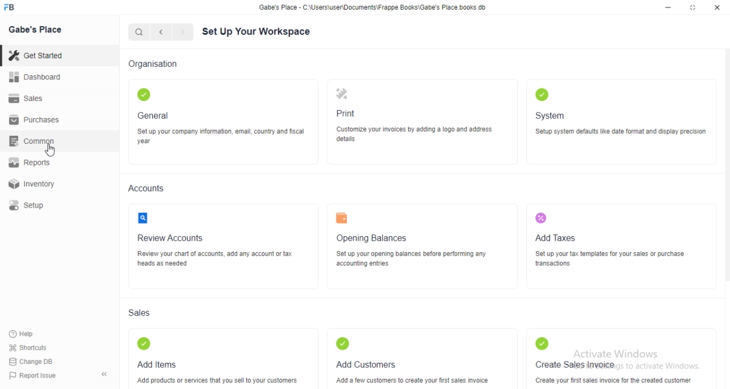 This screenshot has width=730, height=389. What do you see at coordinates (139, 313) in the screenshot?
I see `Sales` at bounding box center [139, 313].